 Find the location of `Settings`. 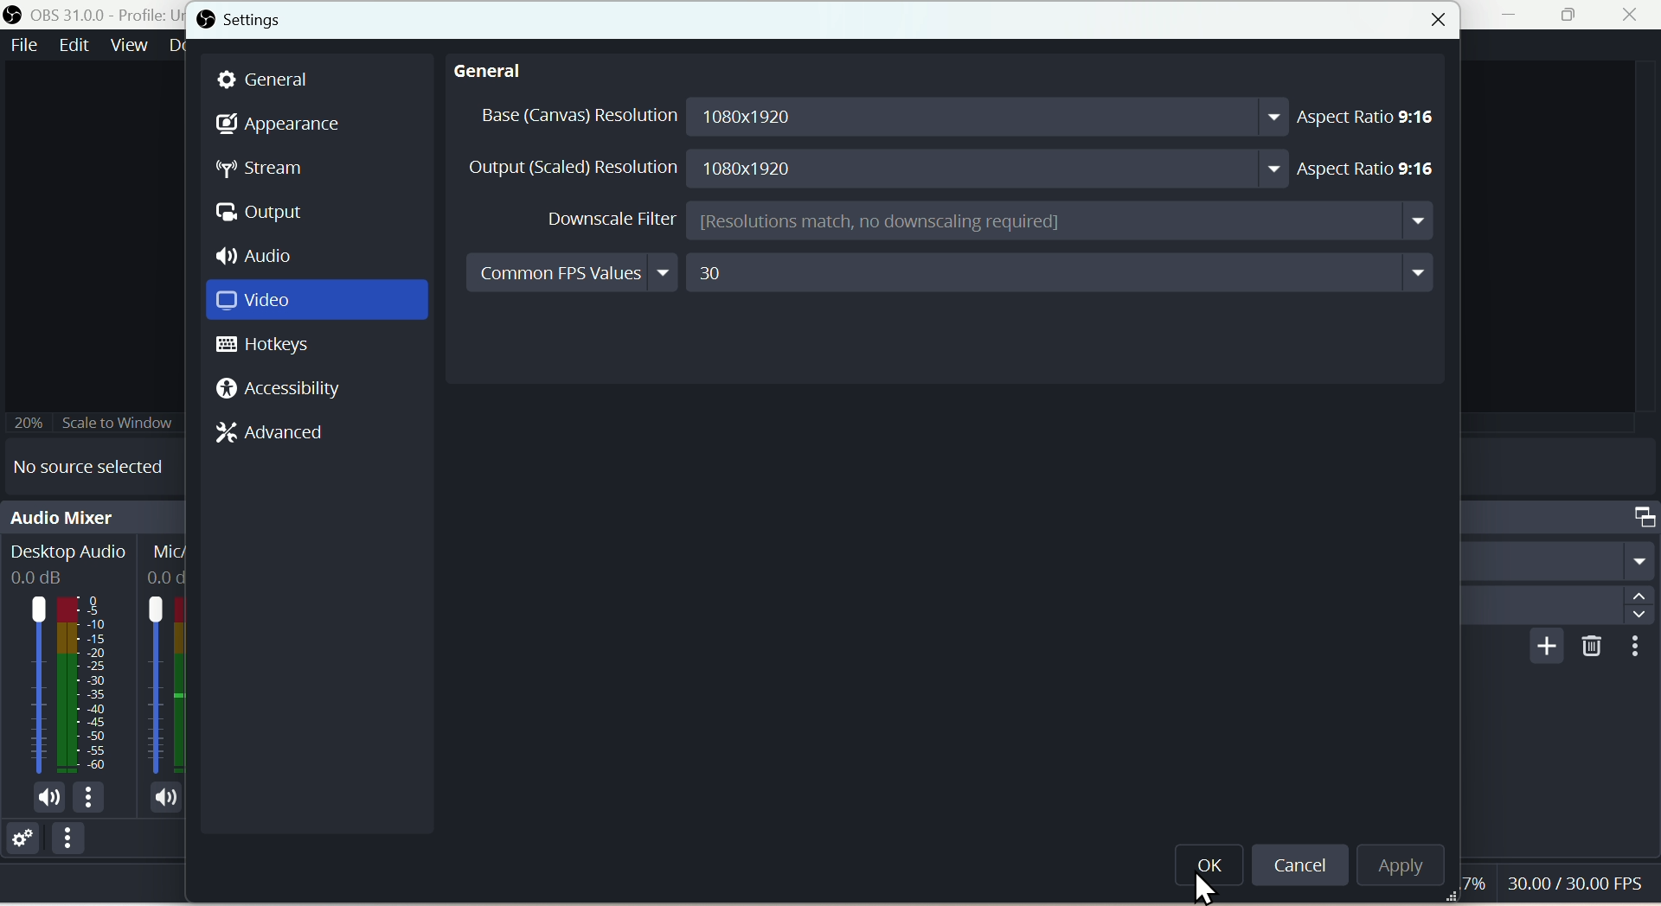

Settings is located at coordinates (245, 19).